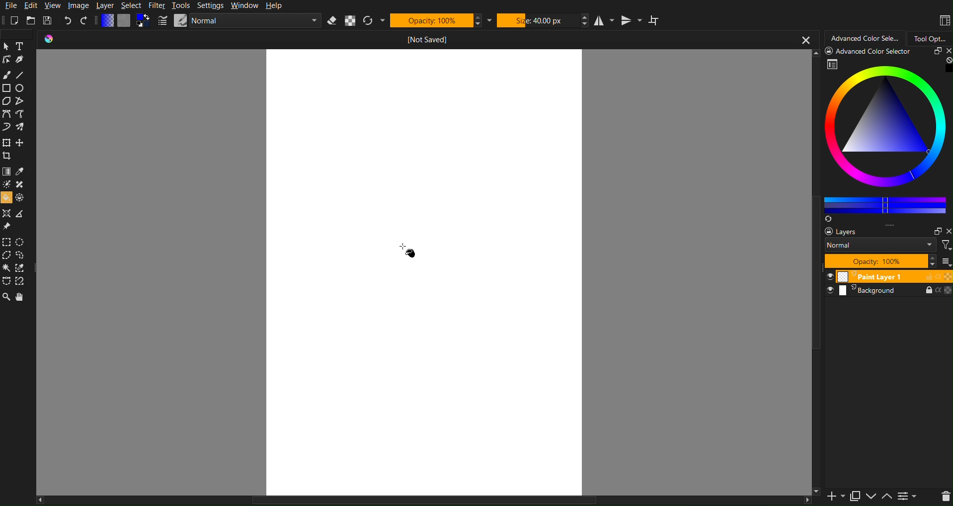 The image size is (953, 506). What do you see at coordinates (47, 20) in the screenshot?
I see `Save` at bounding box center [47, 20].